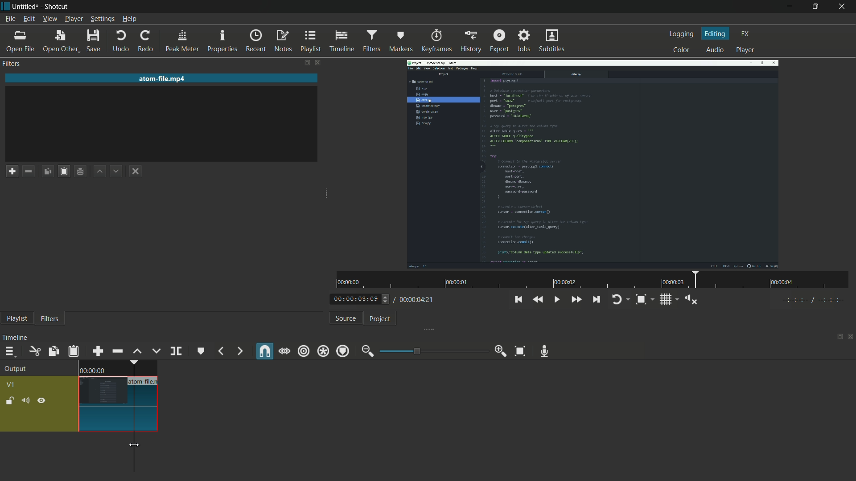 This screenshot has width=856, height=481. Describe the element at coordinates (264, 351) in the screenshot. I see `snap` at that location.